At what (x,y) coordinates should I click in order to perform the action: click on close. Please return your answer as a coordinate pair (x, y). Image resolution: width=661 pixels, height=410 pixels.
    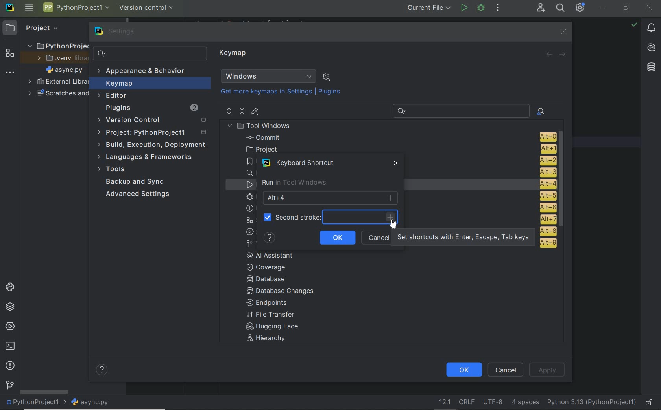
    Looking at the image, I should click on (650, 7).